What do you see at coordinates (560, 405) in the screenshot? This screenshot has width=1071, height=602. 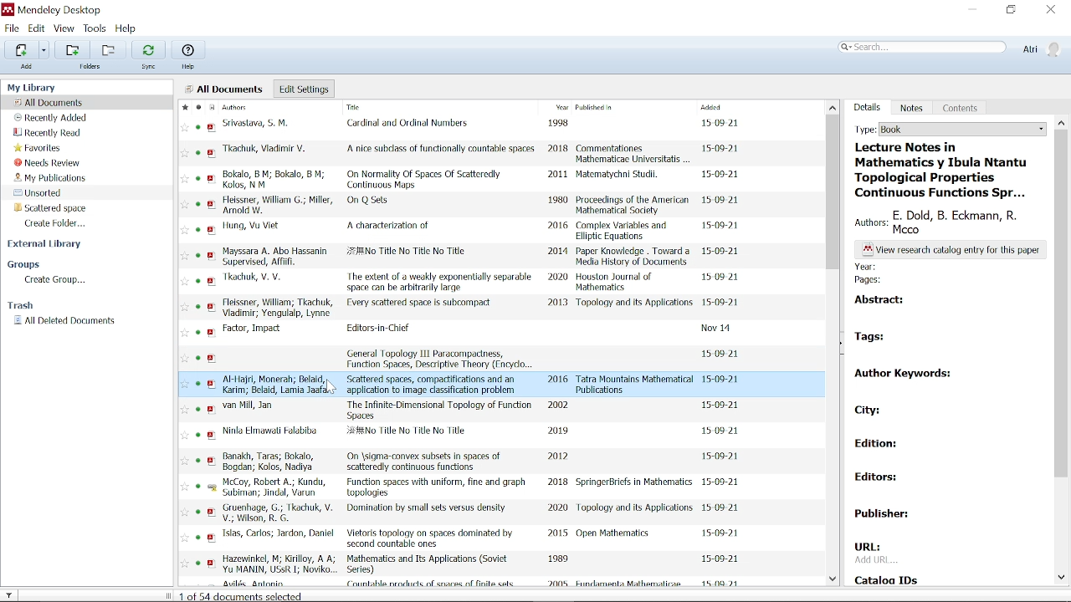 I see `2002` at bounding box center [560, 405].